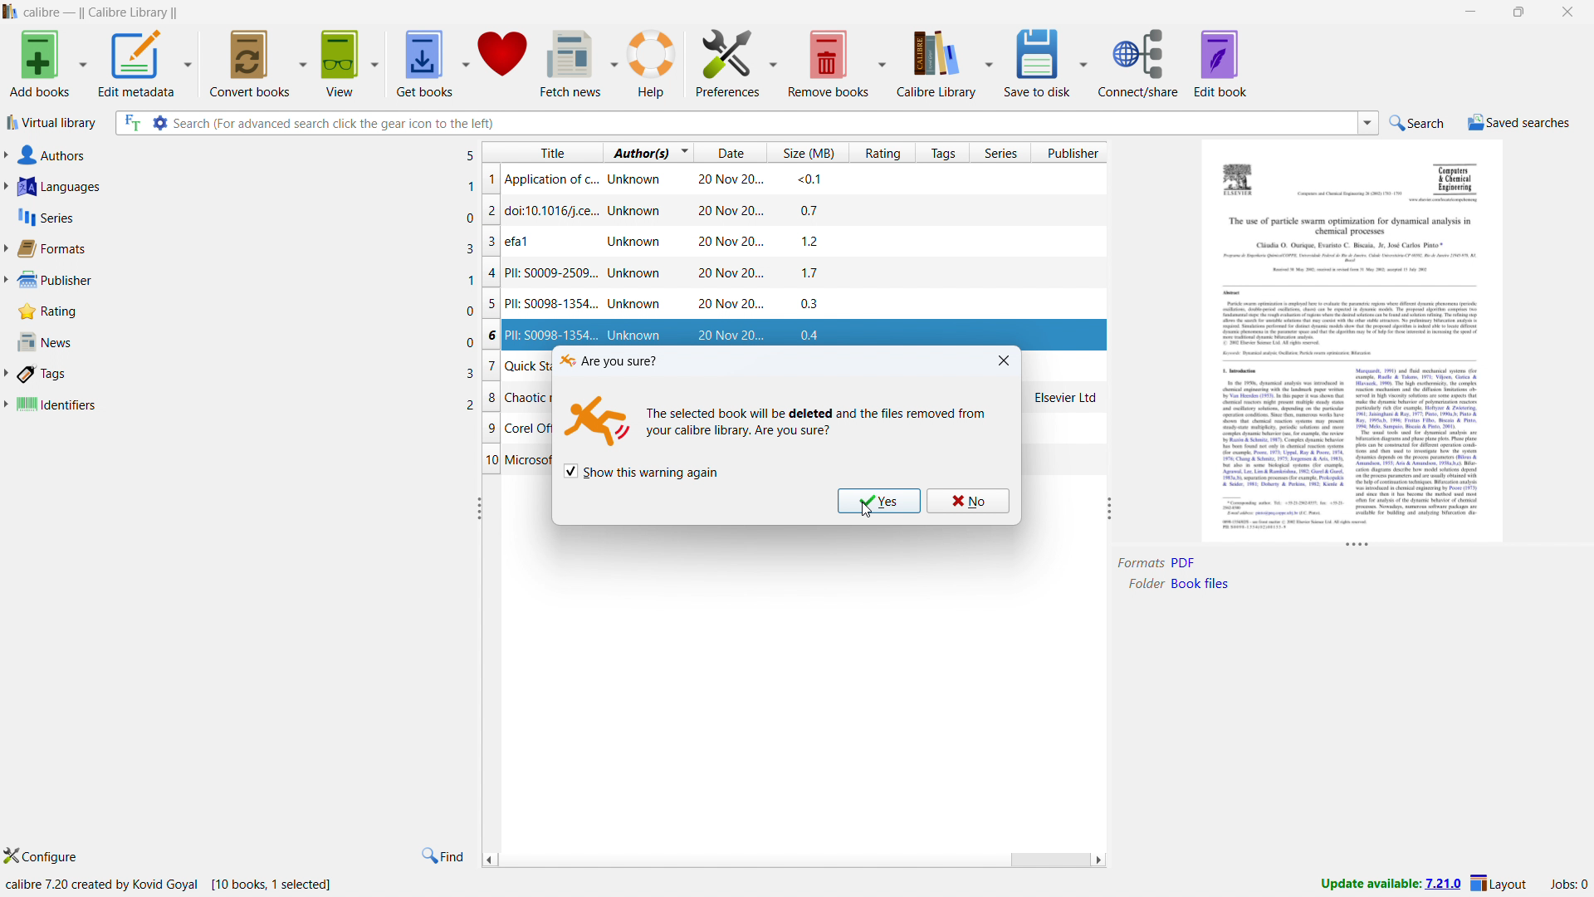 This screenshot has height=897, width=1594. I want to click on Show this warning again, so click(641, 470).